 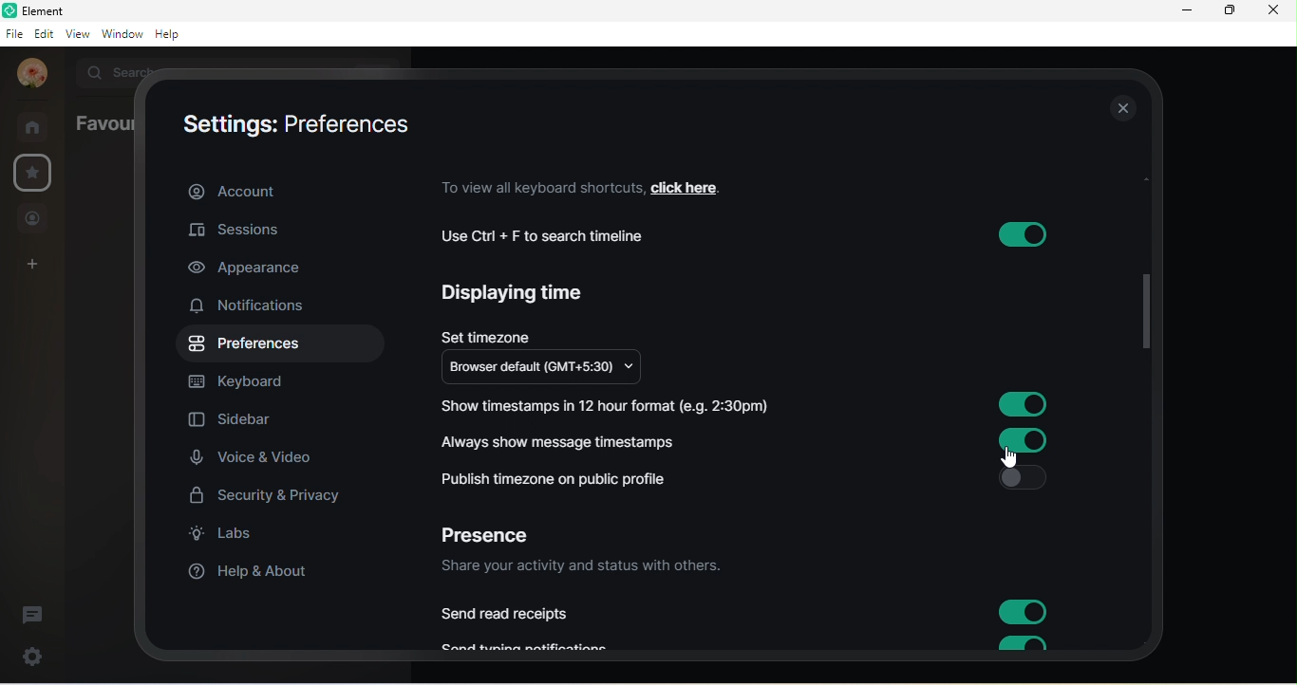 What do you see at coordinates (538, 187) in the screenshot?
I see `to view all keyboard shortcuts,` at bounding box center [538, 187].